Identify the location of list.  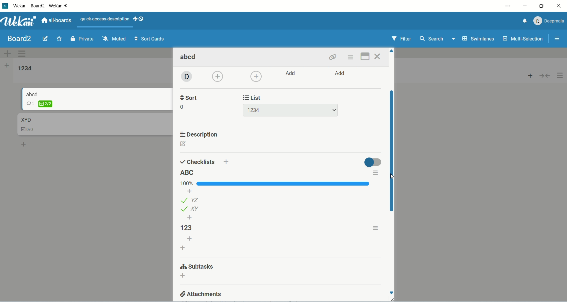
(190, 209).